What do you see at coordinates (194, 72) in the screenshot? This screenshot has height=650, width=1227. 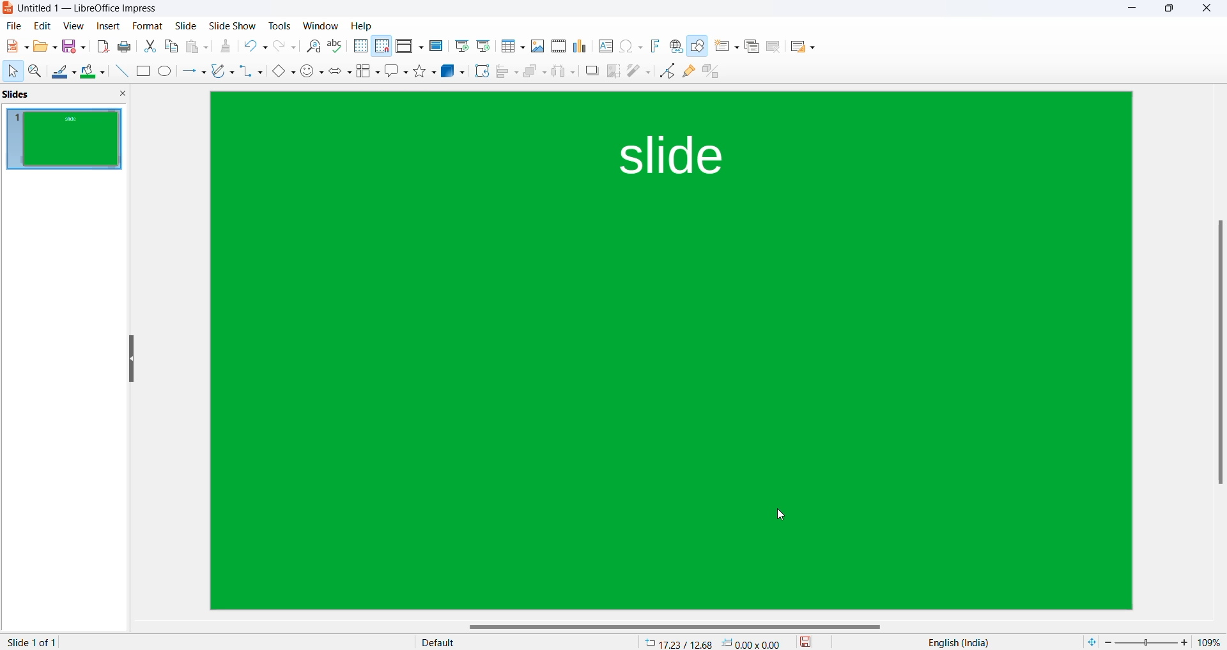 I see `line and arrows ` at bounding box center [194, 72].